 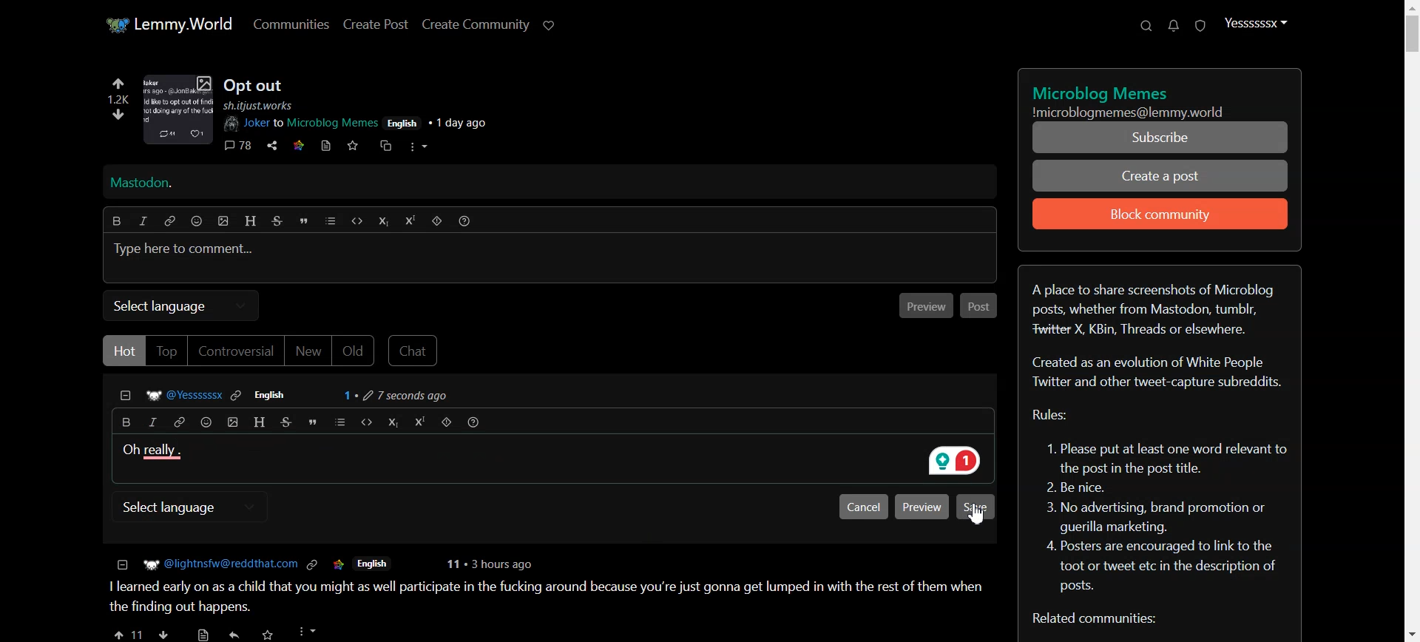 I want to click on Subscript, so click(x=383, y=221).